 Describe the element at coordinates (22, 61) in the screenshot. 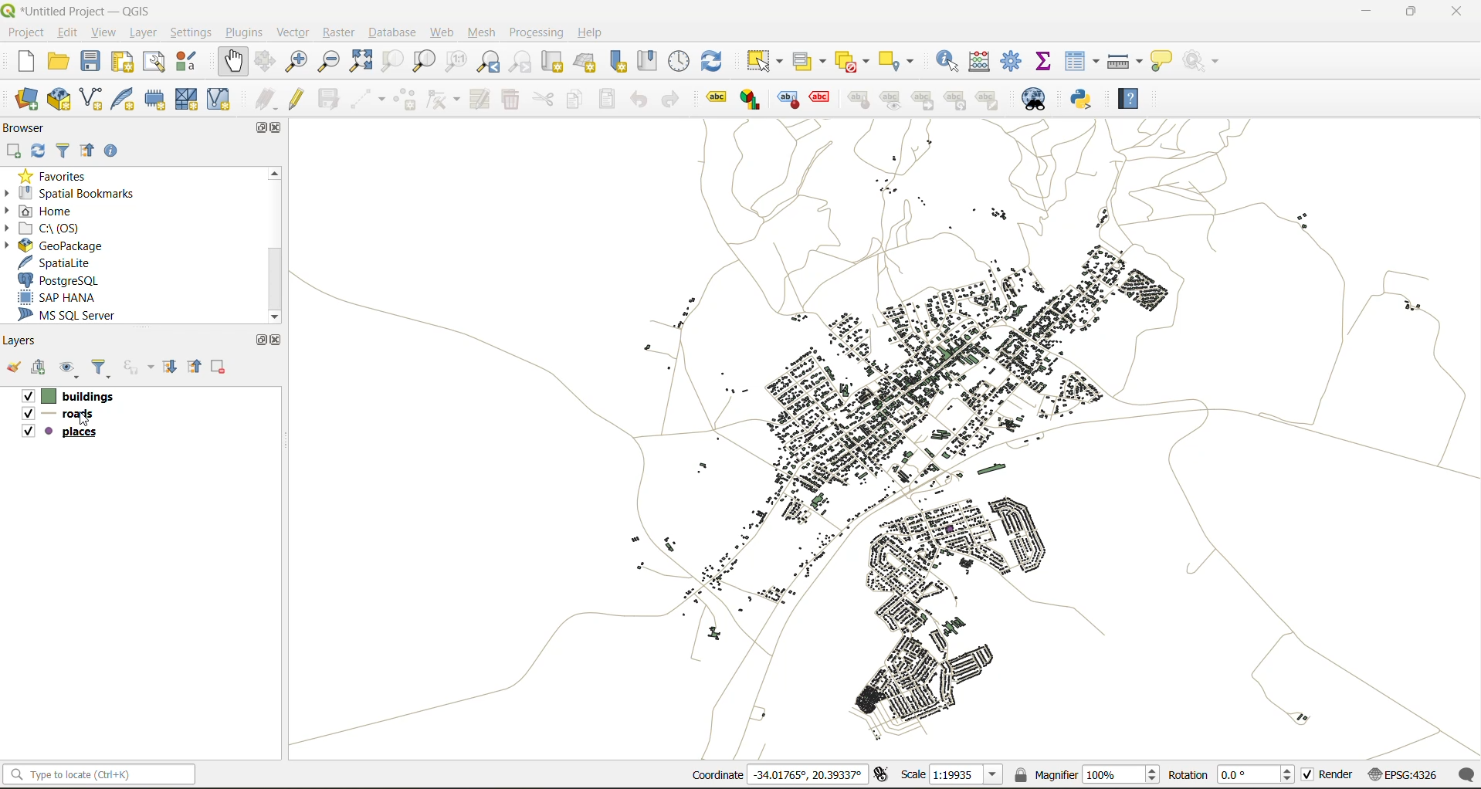

I see `new` at that location.